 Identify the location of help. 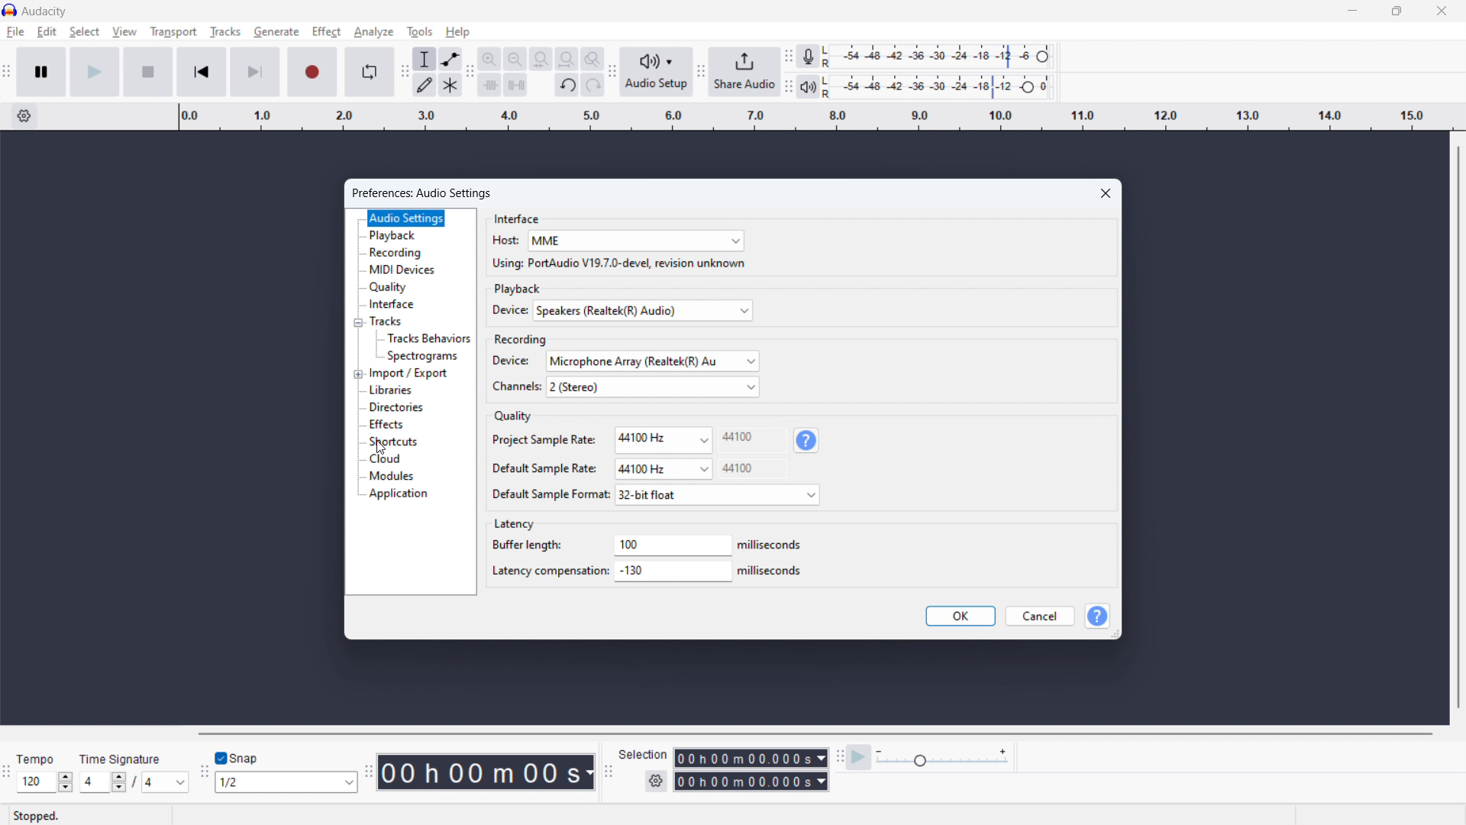
(807, 440).